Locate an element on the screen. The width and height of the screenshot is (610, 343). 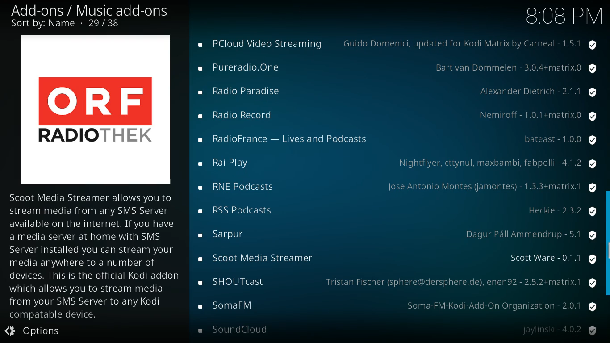
add-on is located at coordinates (237, 117).